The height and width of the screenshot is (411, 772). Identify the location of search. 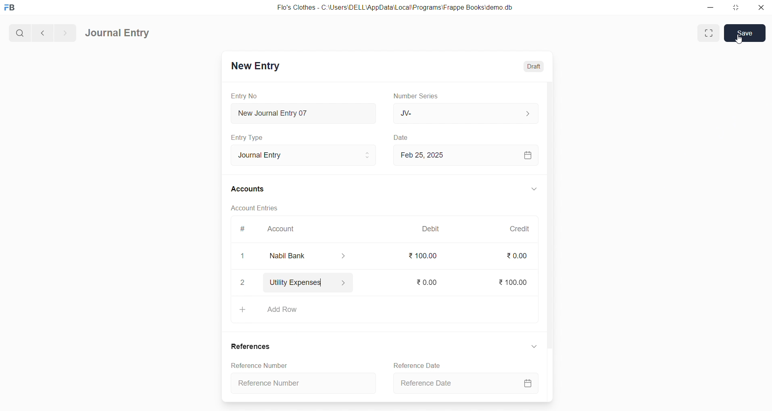
(19, 32).